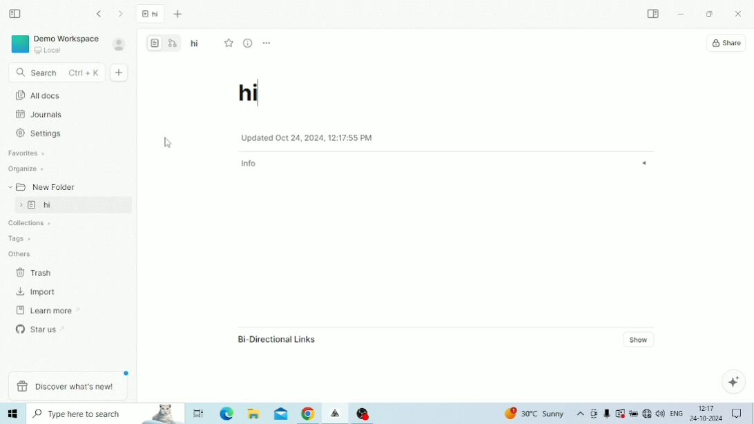 This screenshot has width=754, height=424. I want to click on Journals, so click(39, 114).